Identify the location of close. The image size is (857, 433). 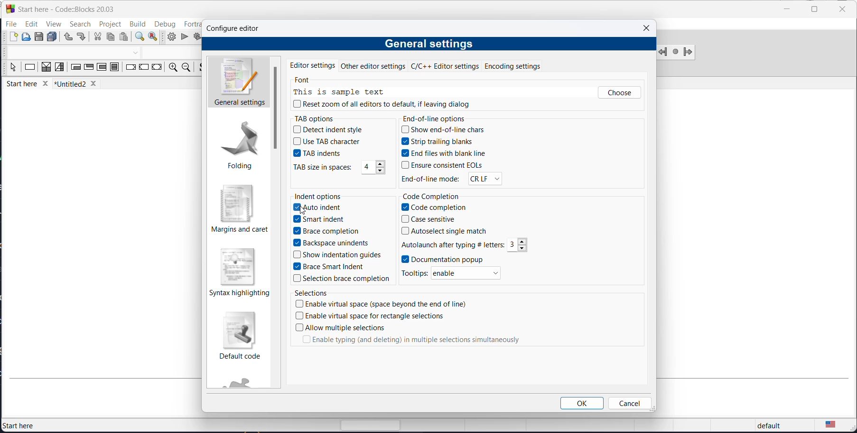
(648, 27).